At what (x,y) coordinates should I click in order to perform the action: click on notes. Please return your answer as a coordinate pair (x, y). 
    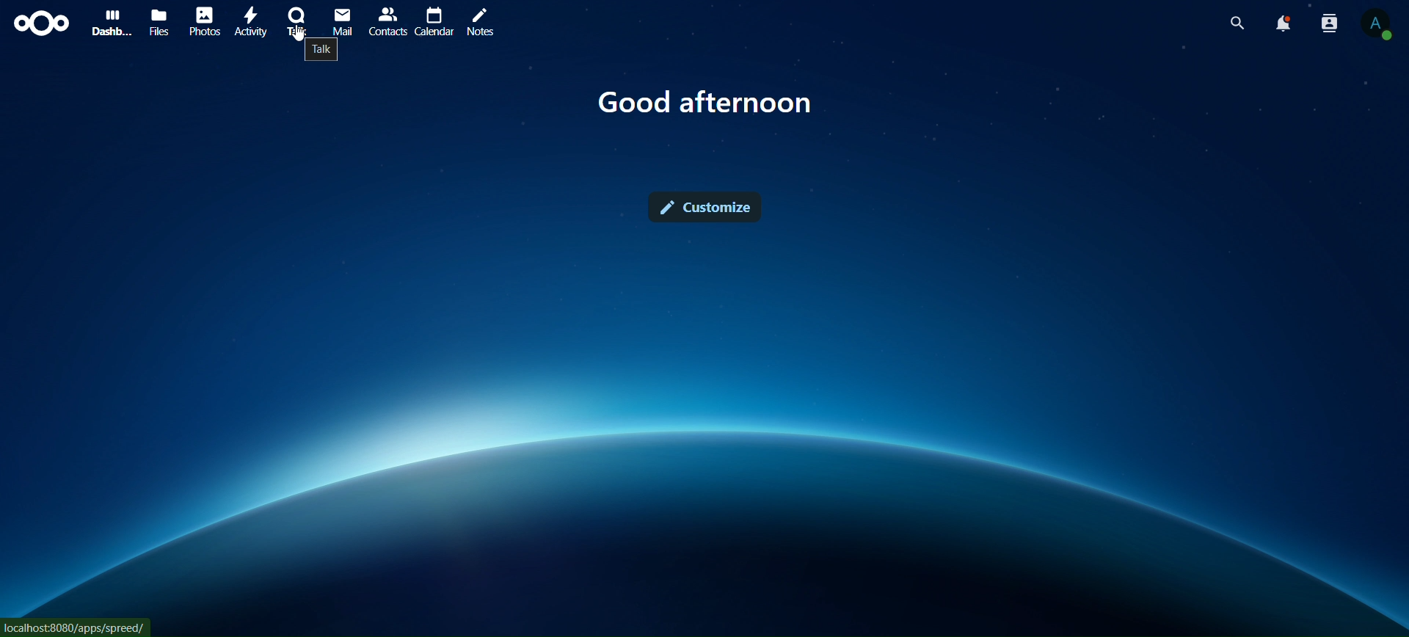
    Looking at the image, I should click on (480, 21).